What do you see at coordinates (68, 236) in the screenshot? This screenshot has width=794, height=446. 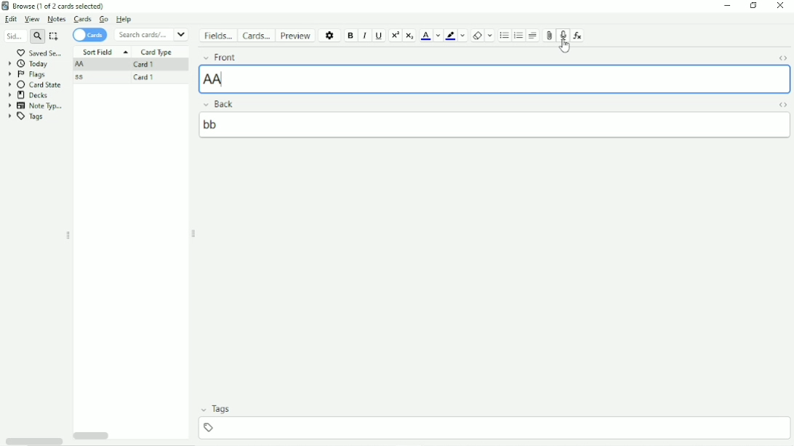 I see `Resize` at bounding box center [68, 236].